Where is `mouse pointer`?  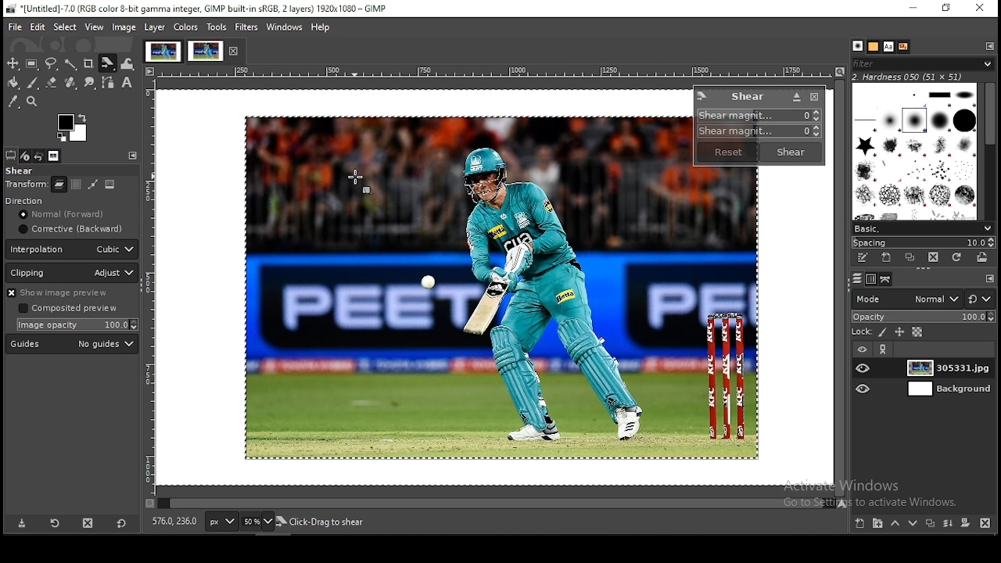
mouse pointer is located at coordinates (356, 178).